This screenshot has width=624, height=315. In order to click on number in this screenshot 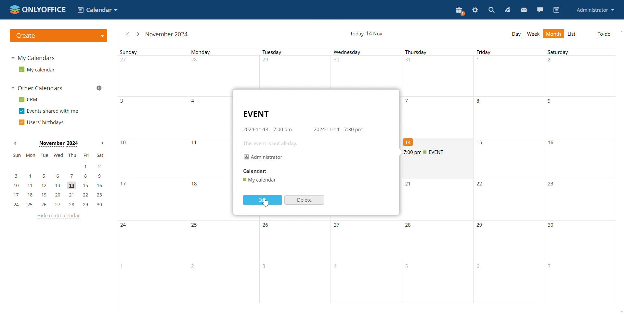, I will do `click(124, 144)`.